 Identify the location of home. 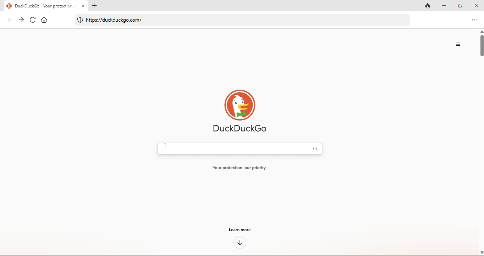
(45, 20).